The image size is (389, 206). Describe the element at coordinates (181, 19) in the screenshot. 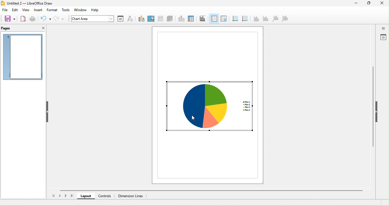

I see `data ranges` at that location.